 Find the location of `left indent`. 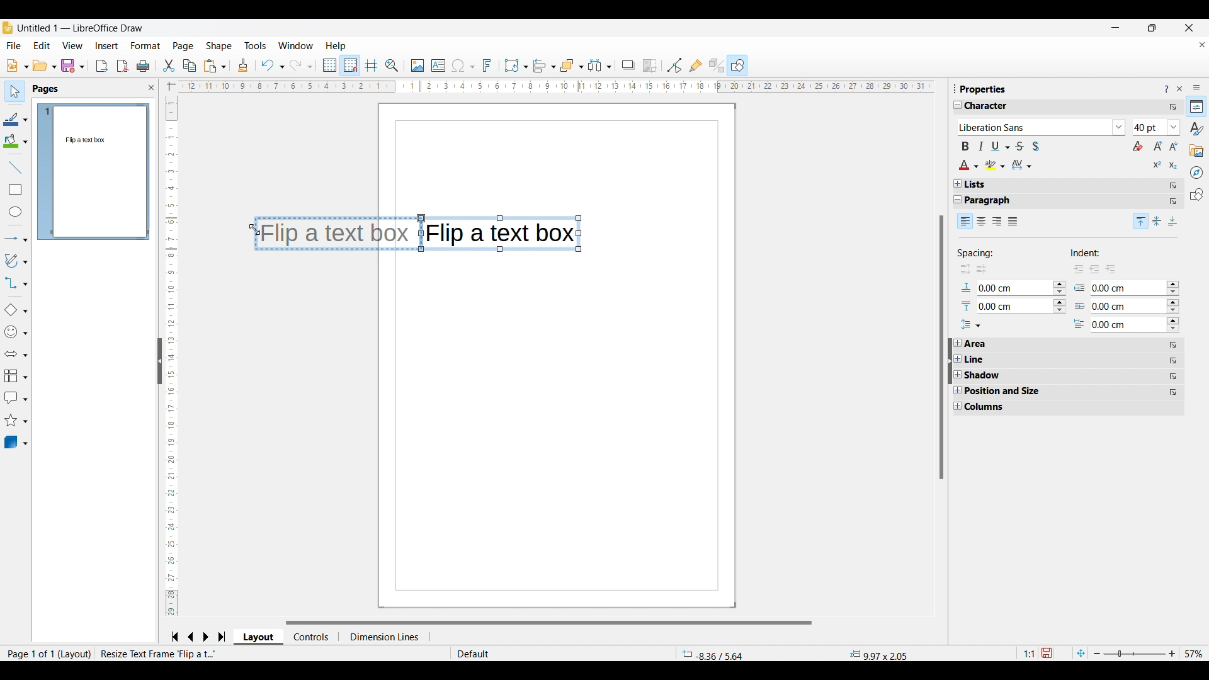

left indent is located at coordinates (1095, 268).